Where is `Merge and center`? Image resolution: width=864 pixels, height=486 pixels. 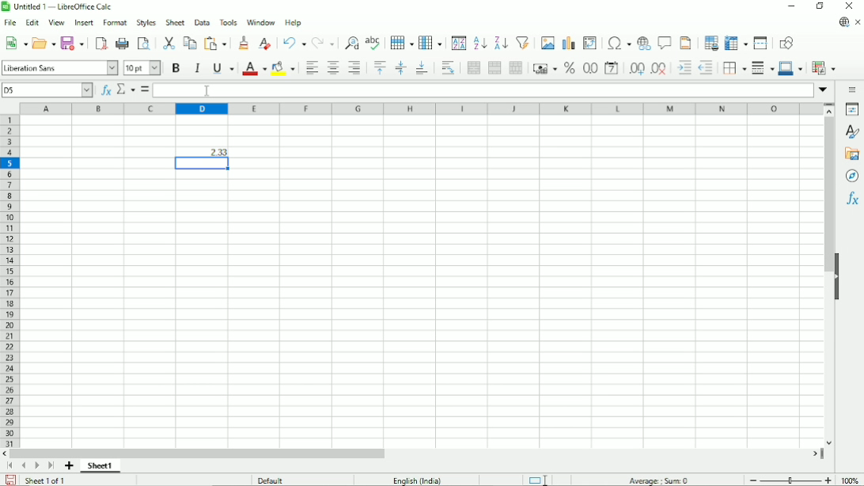
Merge and center is located at coordinates (474, 67).